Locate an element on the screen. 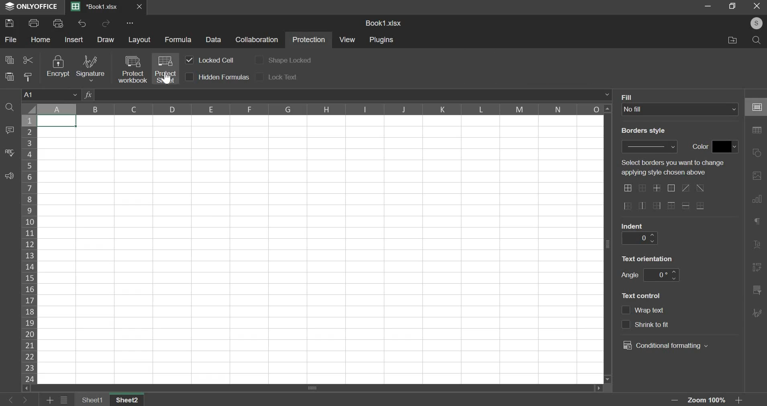 Image resolution: width=767 pixels, height=406 pixels. right is located at coordinates (24, 400).